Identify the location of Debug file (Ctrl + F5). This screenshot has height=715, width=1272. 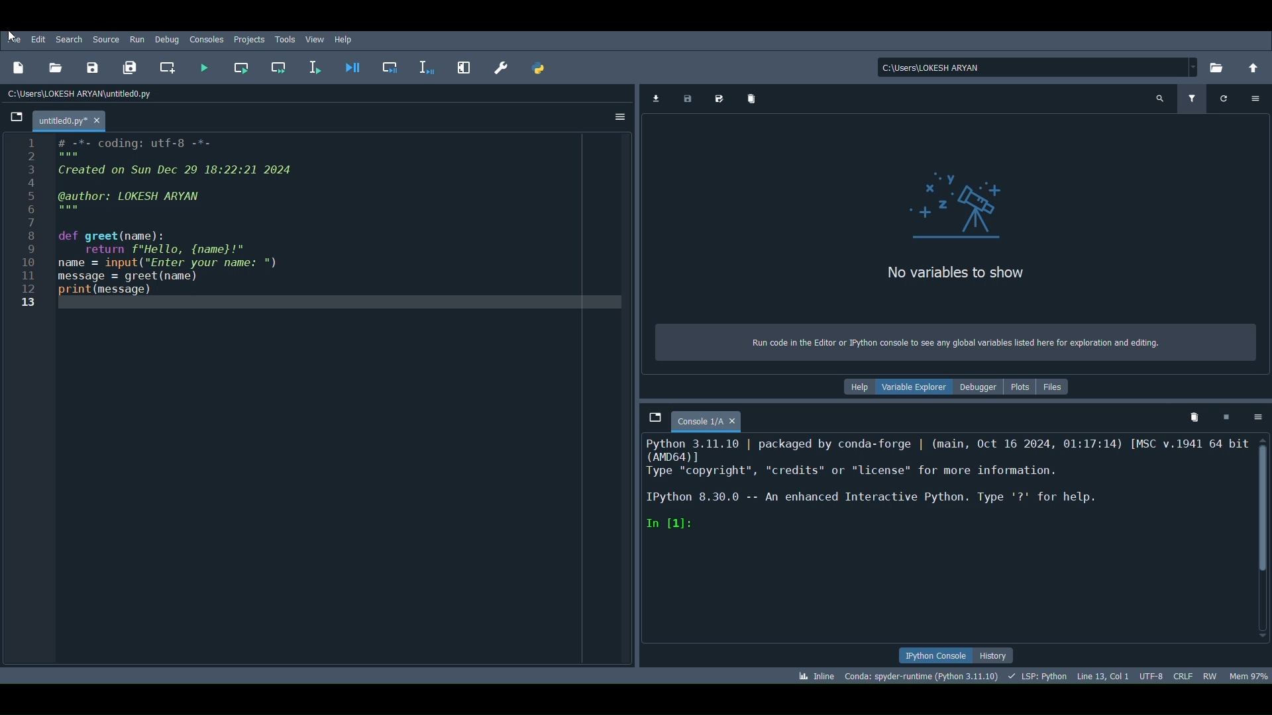
(358, 66).